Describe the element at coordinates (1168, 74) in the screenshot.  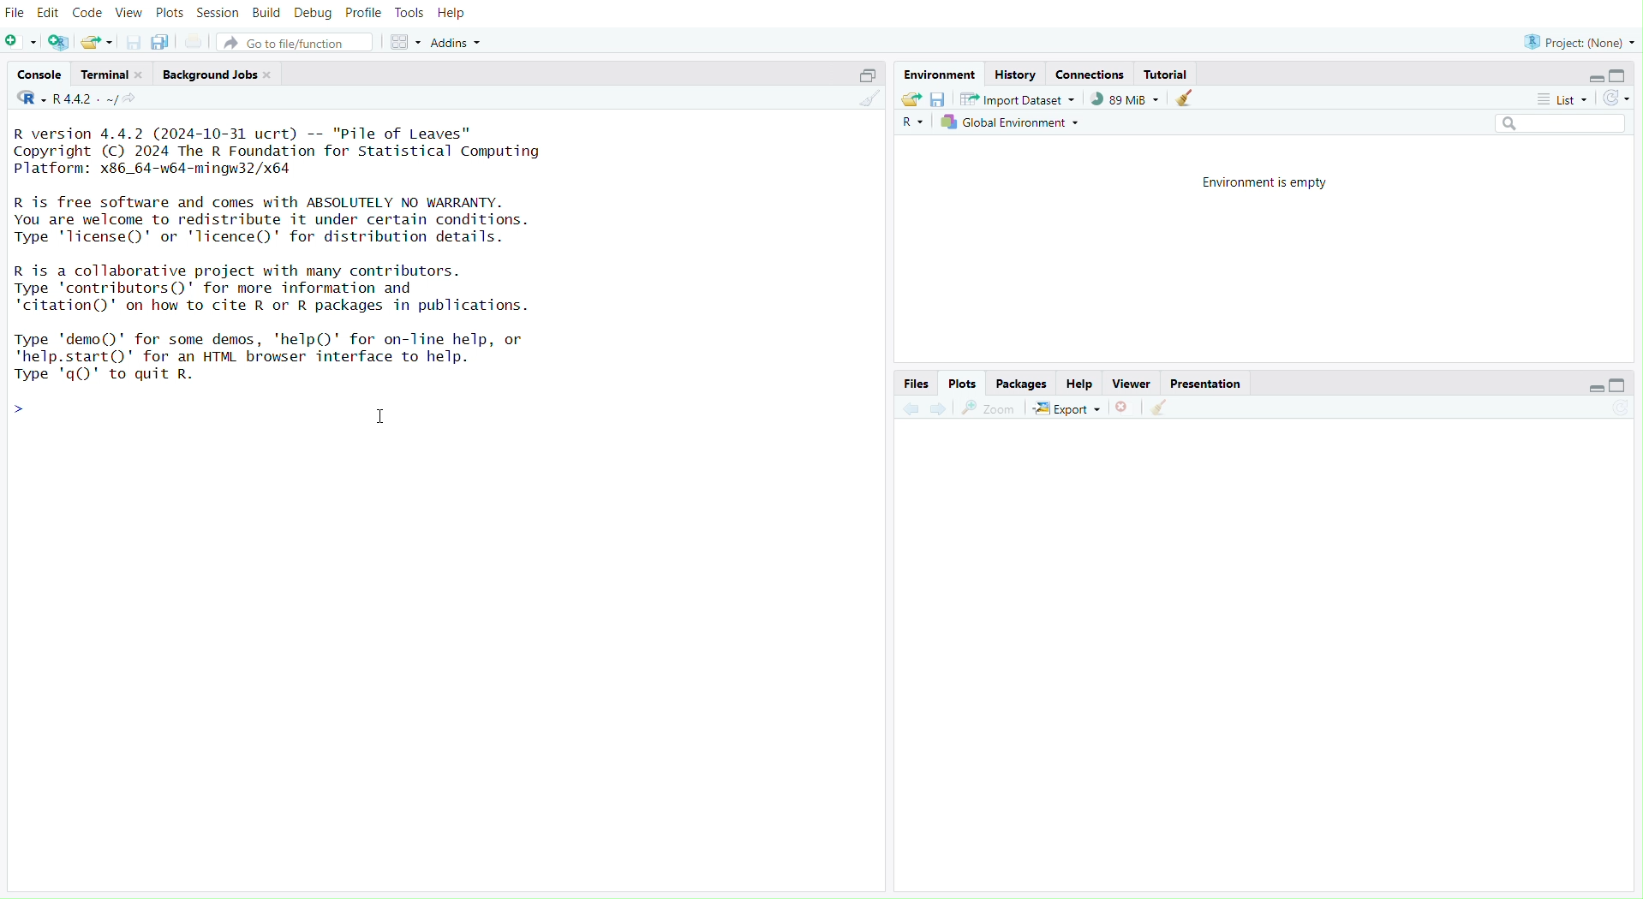
I see `Tutorial` at that location.